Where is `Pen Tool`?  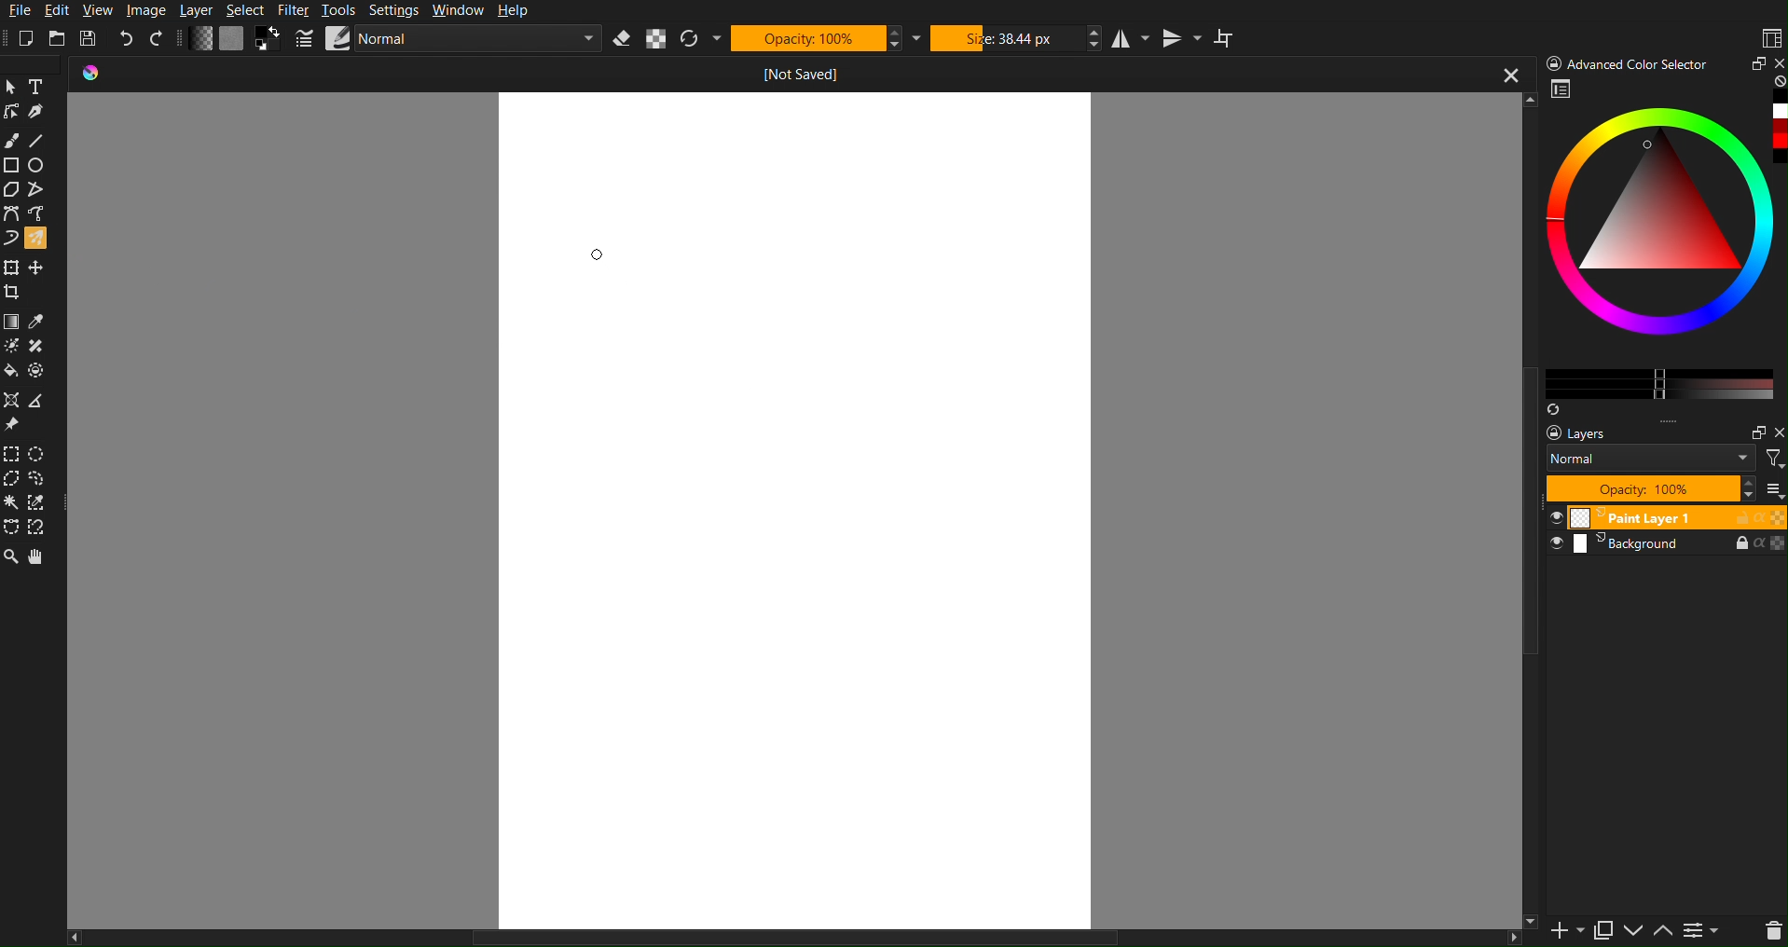 Pen Tool is located at coordinates (41, 112).